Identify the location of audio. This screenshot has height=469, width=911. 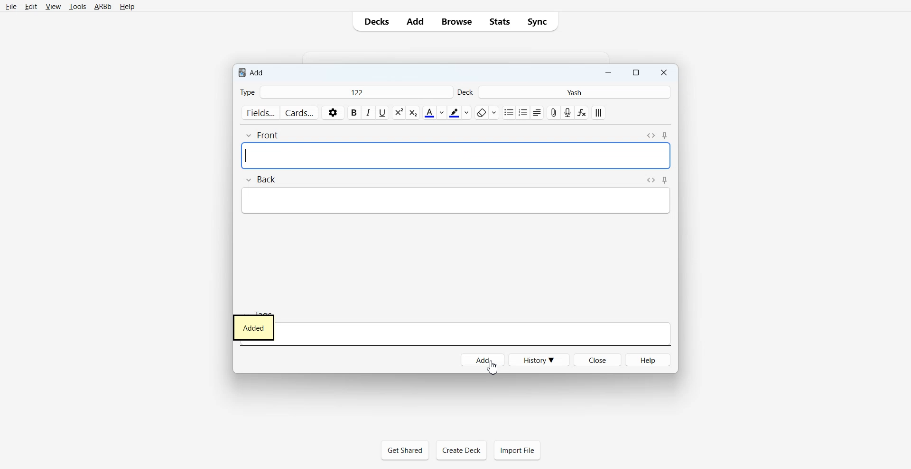
(567, 112).